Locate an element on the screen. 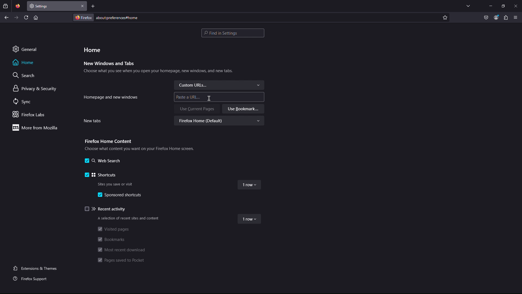 The width and height of the screenshot is (522, 294). Add to favorite is located at coordinates (445, 17).